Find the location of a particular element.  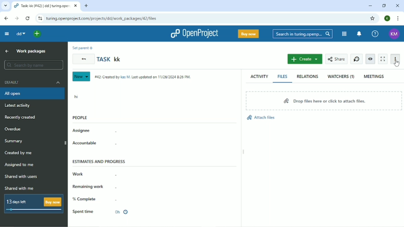

Default is located at coordinates (32, 82).